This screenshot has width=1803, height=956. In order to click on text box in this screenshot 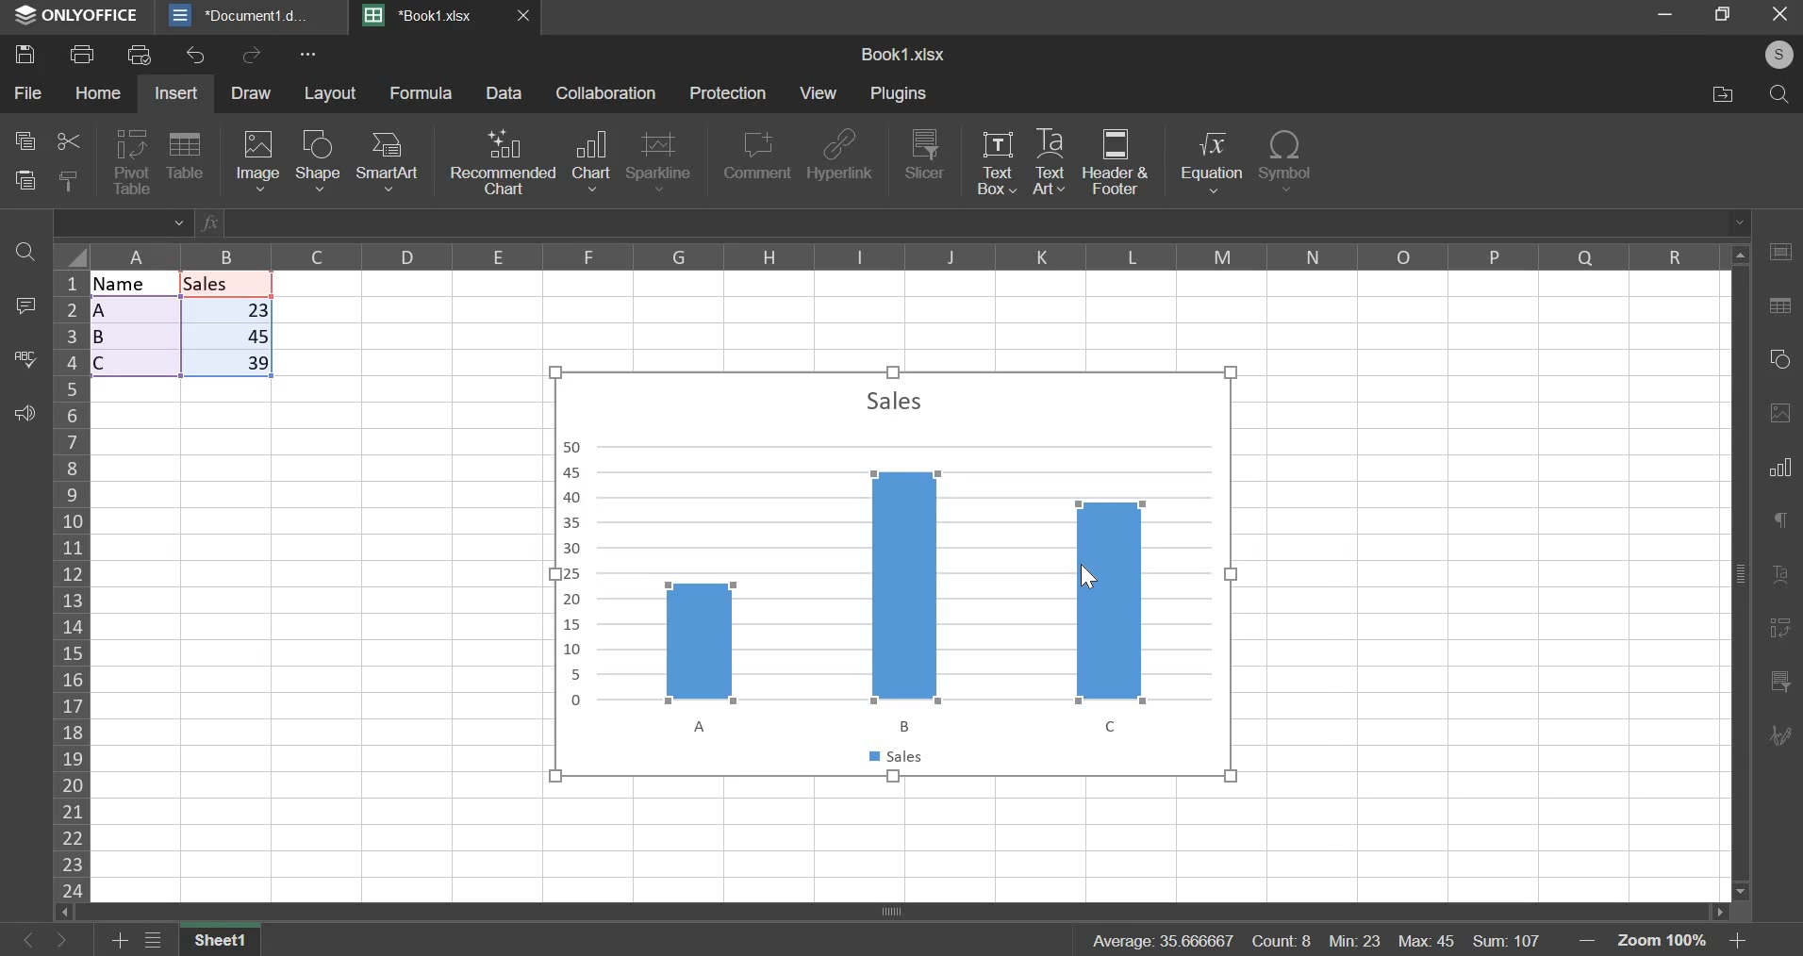, I will do `click(995, 164)`.